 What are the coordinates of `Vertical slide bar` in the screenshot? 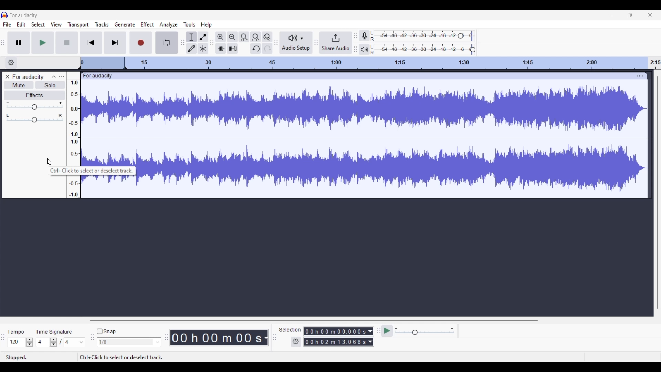 It's located at (658, 192).